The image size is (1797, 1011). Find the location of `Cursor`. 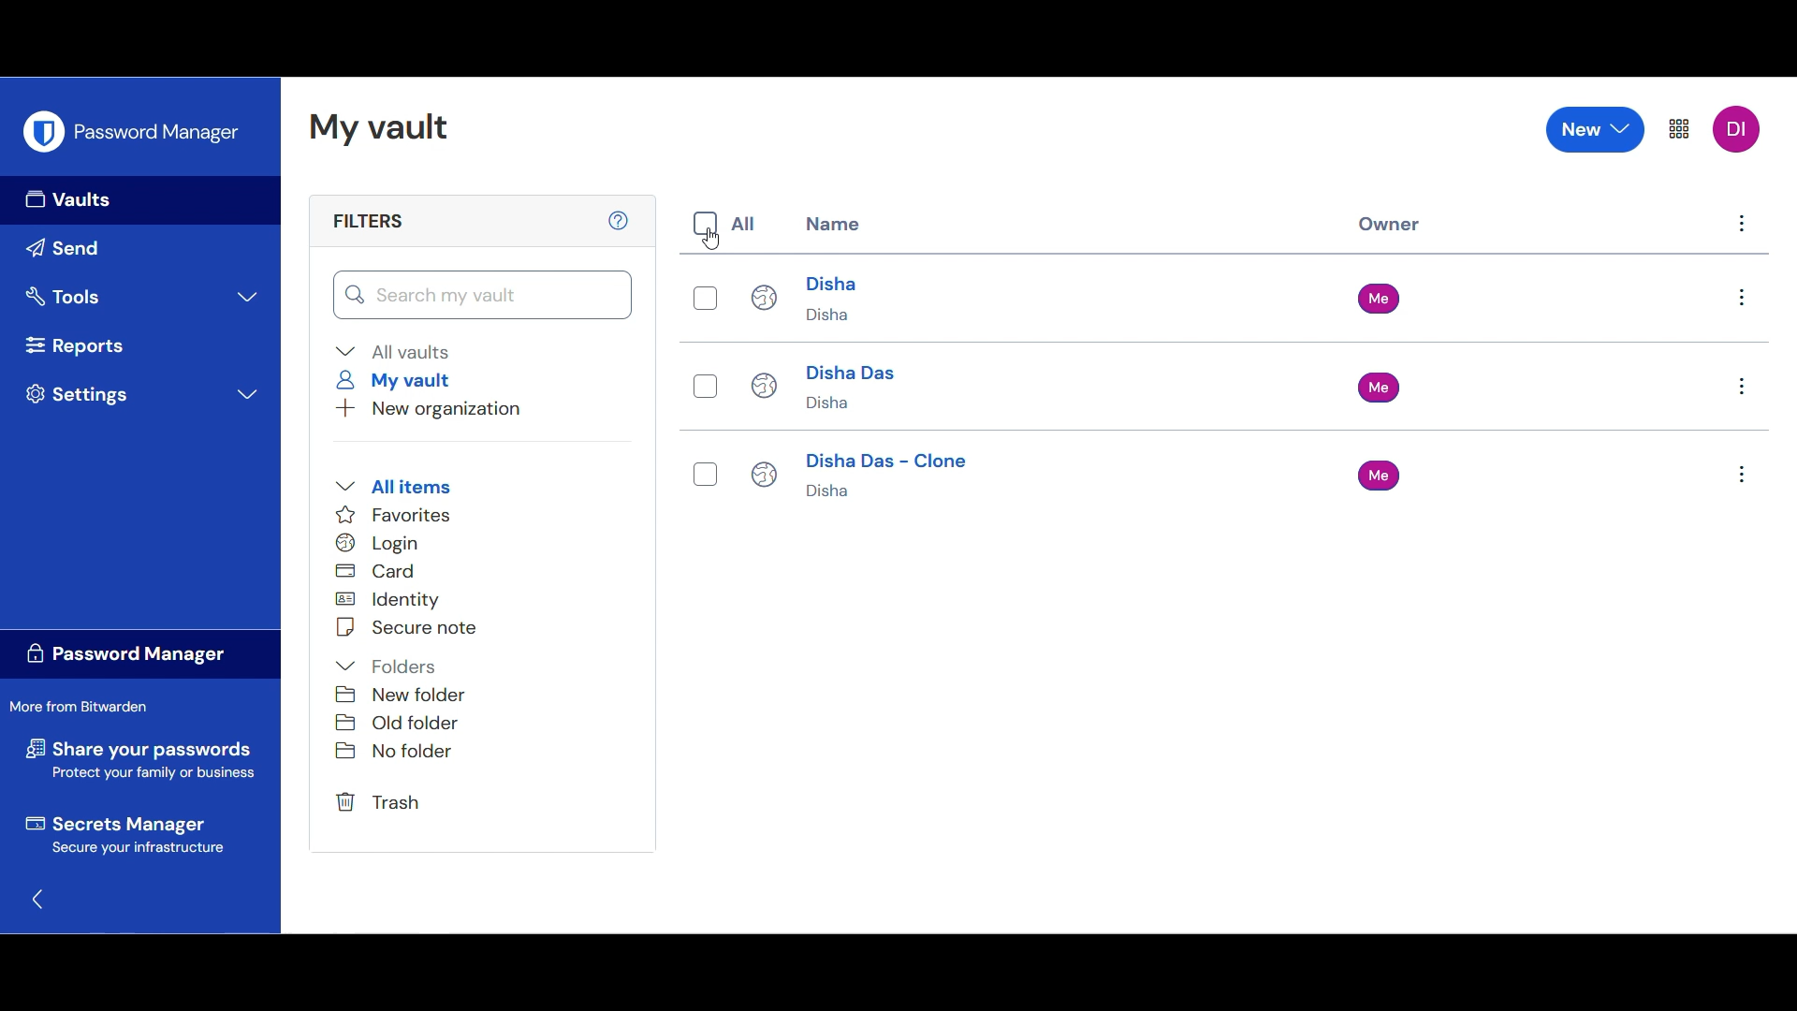

Cursor is located at coordinates (708, 241).